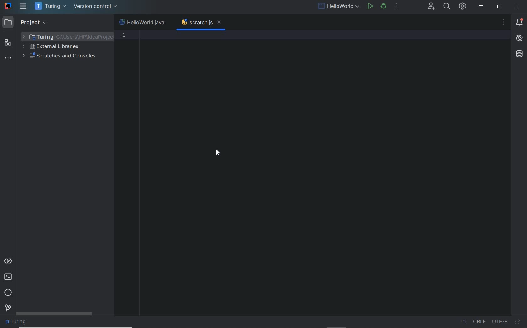  I want to click on services, so click(8, 261).